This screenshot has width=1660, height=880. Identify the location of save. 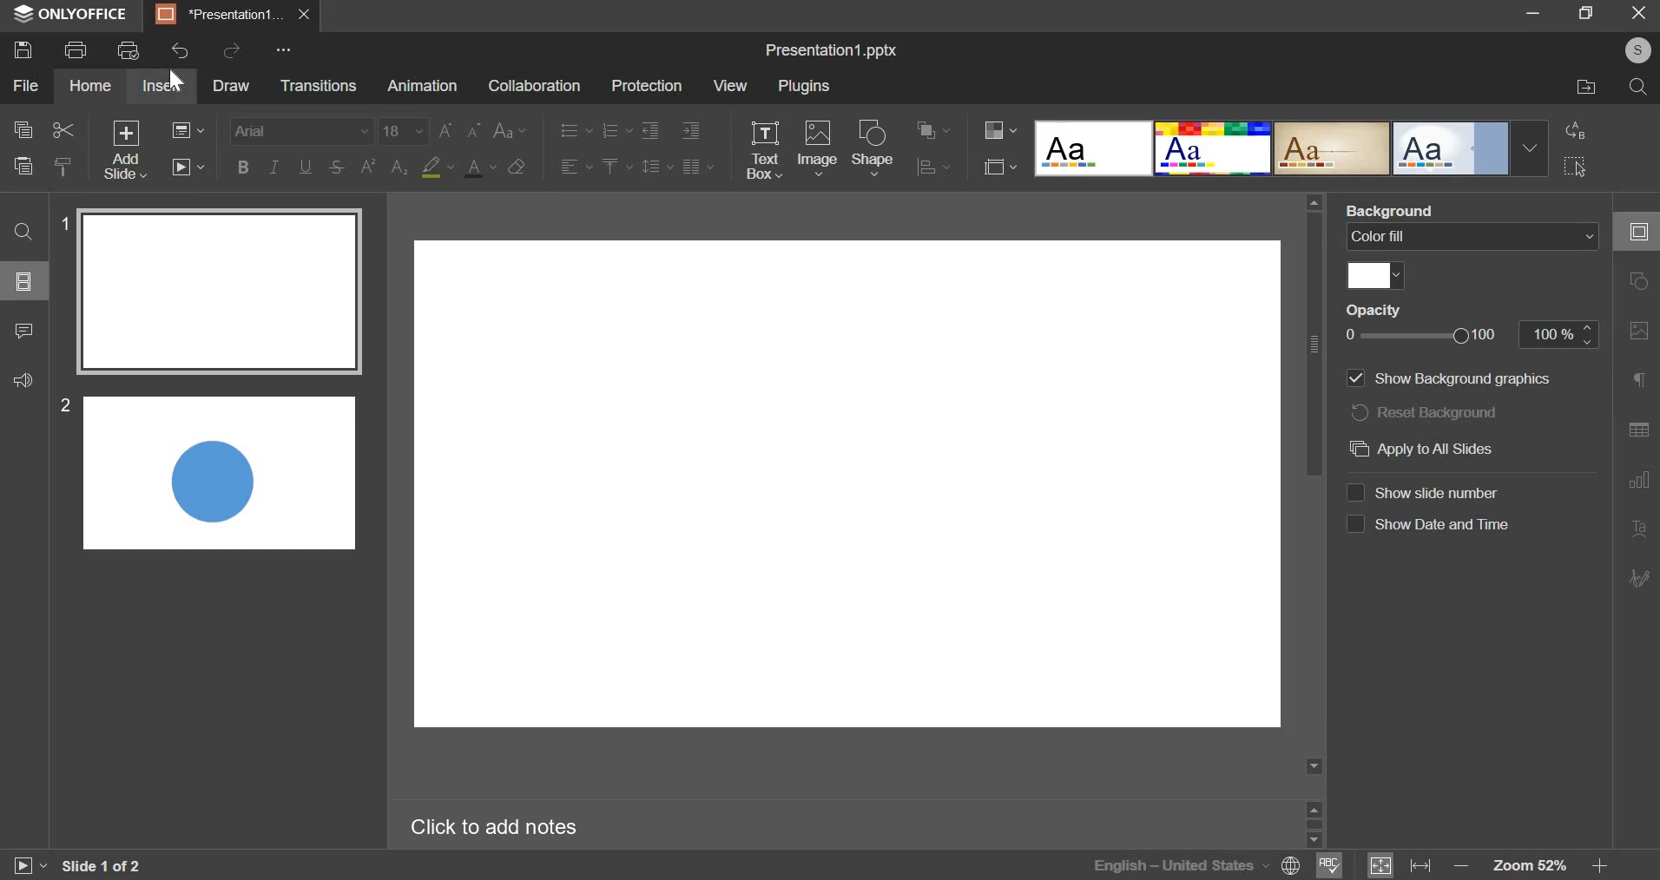
(24, 50).